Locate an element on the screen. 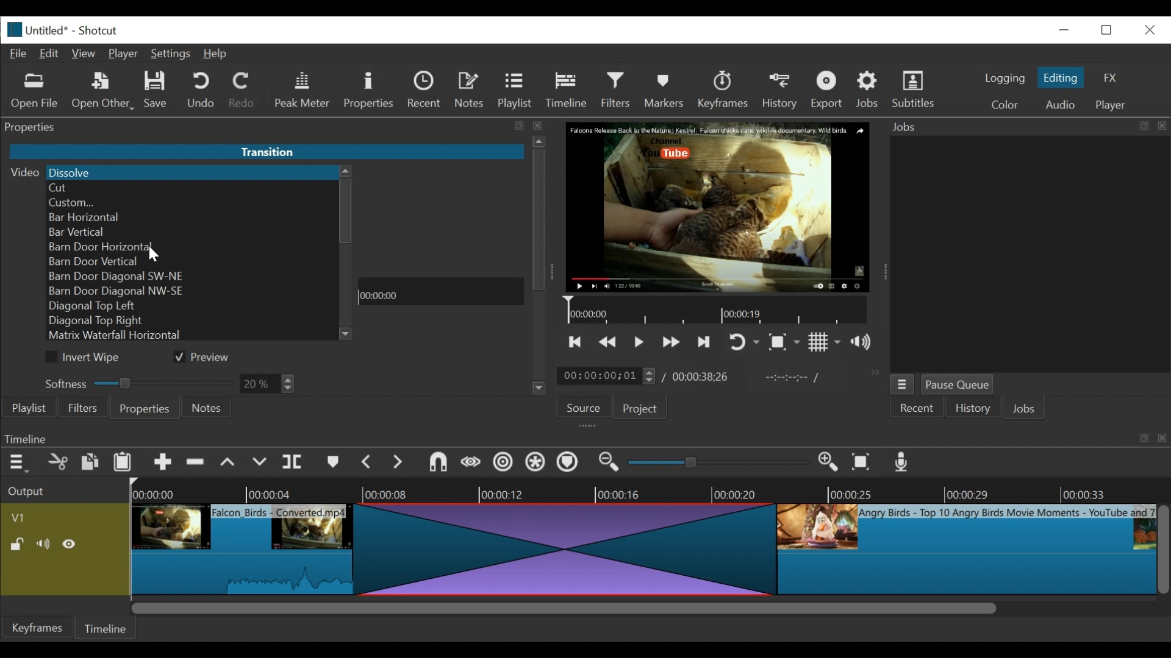  Transition Preview is located at coordinates (442, 224).